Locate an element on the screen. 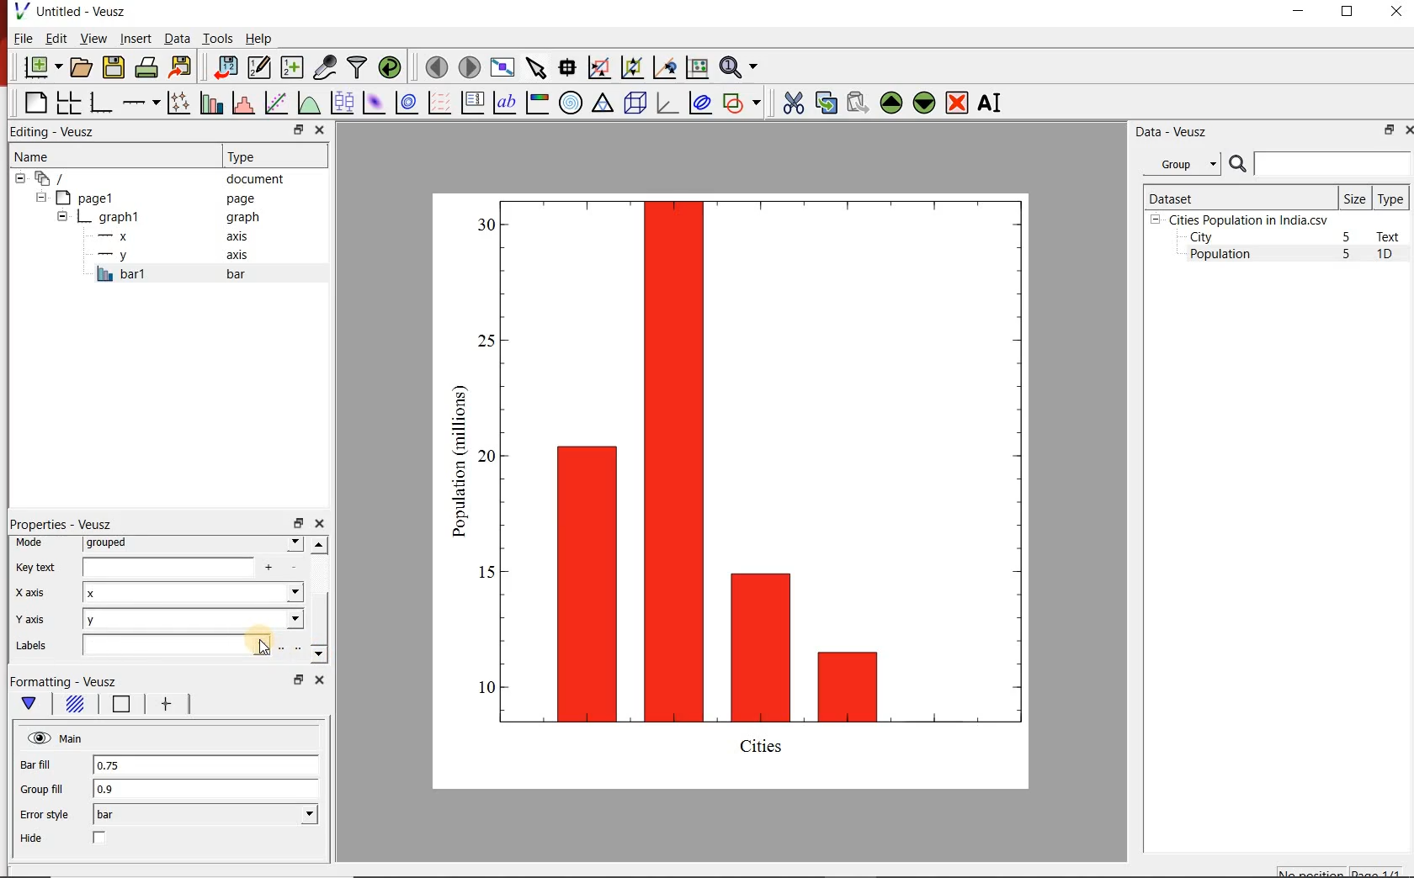  Text is located at coordinates (1391, 236).